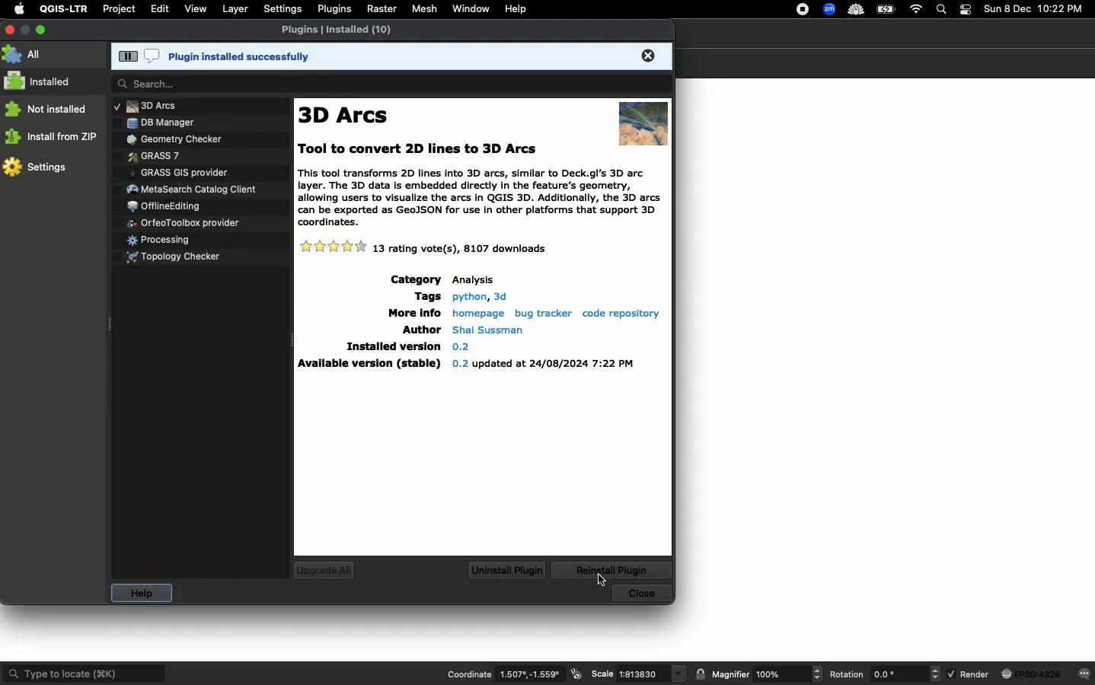 The width and height of the screenshot is (1095, 685). Describe the element at coordinates (177, 171) in the screenshot. I see `Plugins` at that location.